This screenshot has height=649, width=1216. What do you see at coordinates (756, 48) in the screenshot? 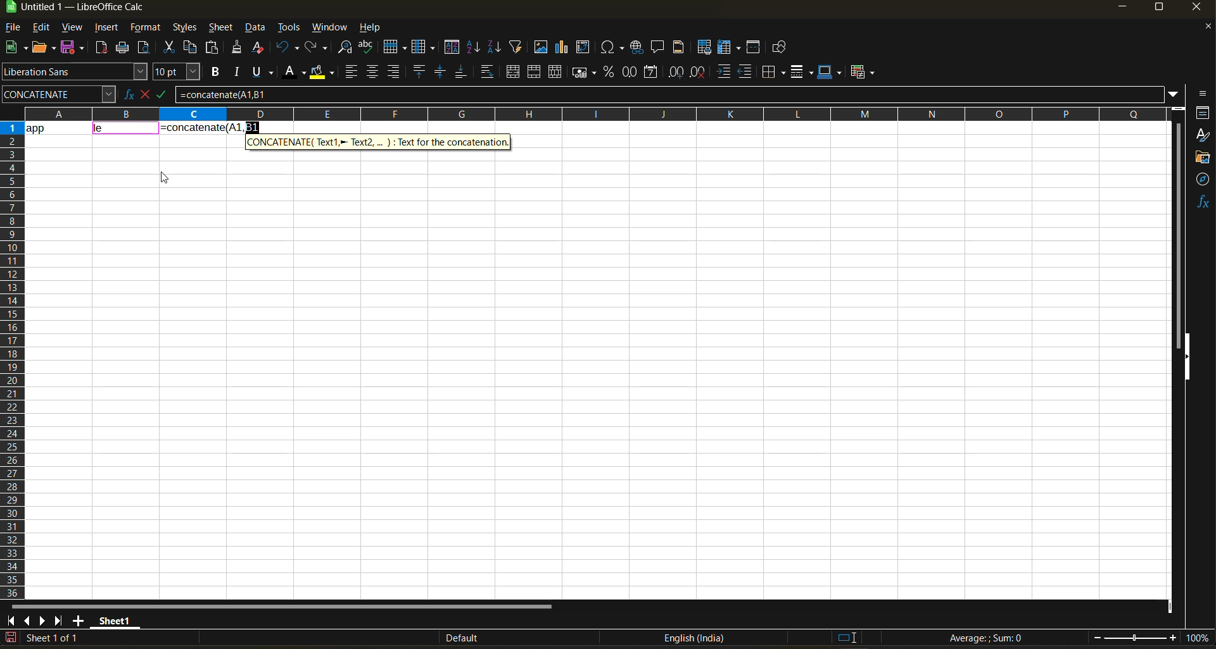
I see `split window` at bounding box center [756, 48].